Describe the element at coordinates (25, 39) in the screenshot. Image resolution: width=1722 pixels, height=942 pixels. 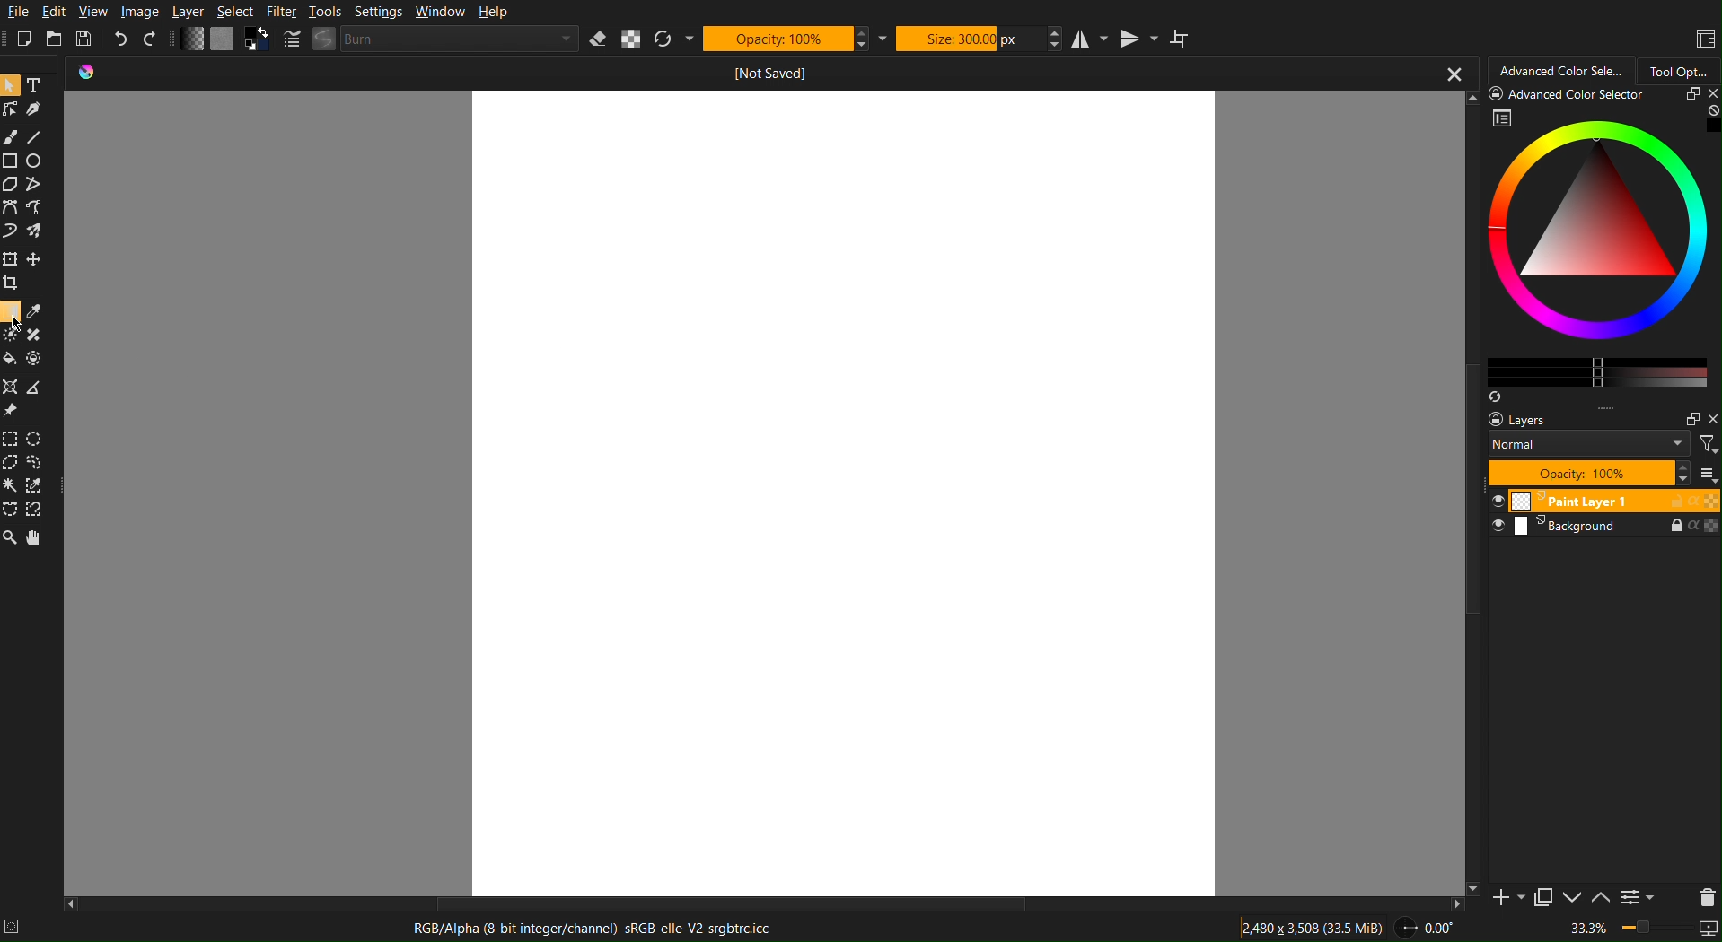
I see `New` at that location.